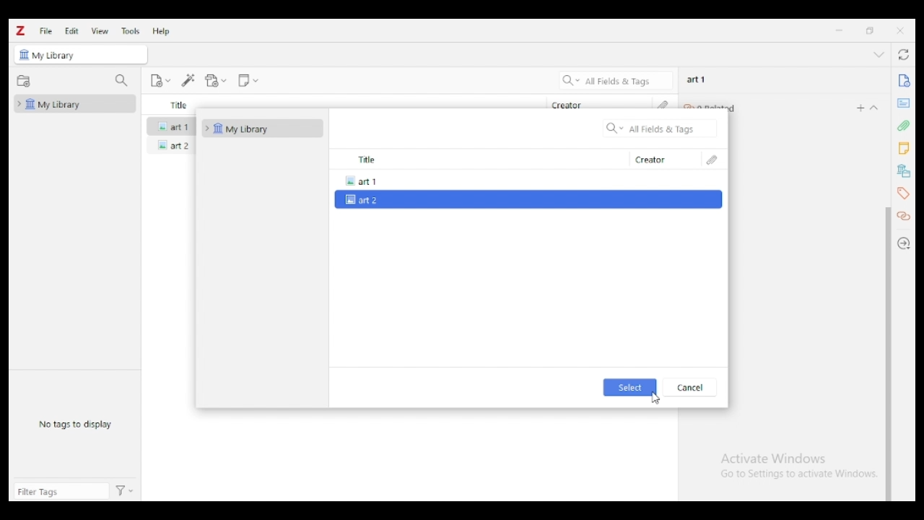  I want to click on art 2, so click(171, 145).